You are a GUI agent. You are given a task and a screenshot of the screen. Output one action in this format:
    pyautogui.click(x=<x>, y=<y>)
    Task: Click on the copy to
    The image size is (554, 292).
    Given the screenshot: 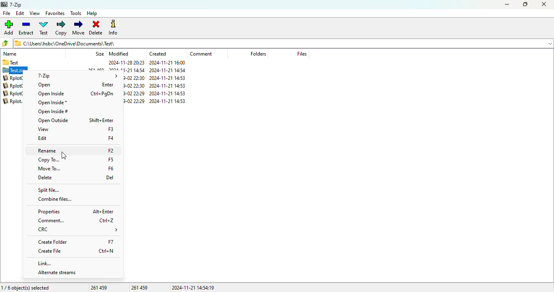 What is the action you would take?
    pyautogui.click(x=49, y=159)
    